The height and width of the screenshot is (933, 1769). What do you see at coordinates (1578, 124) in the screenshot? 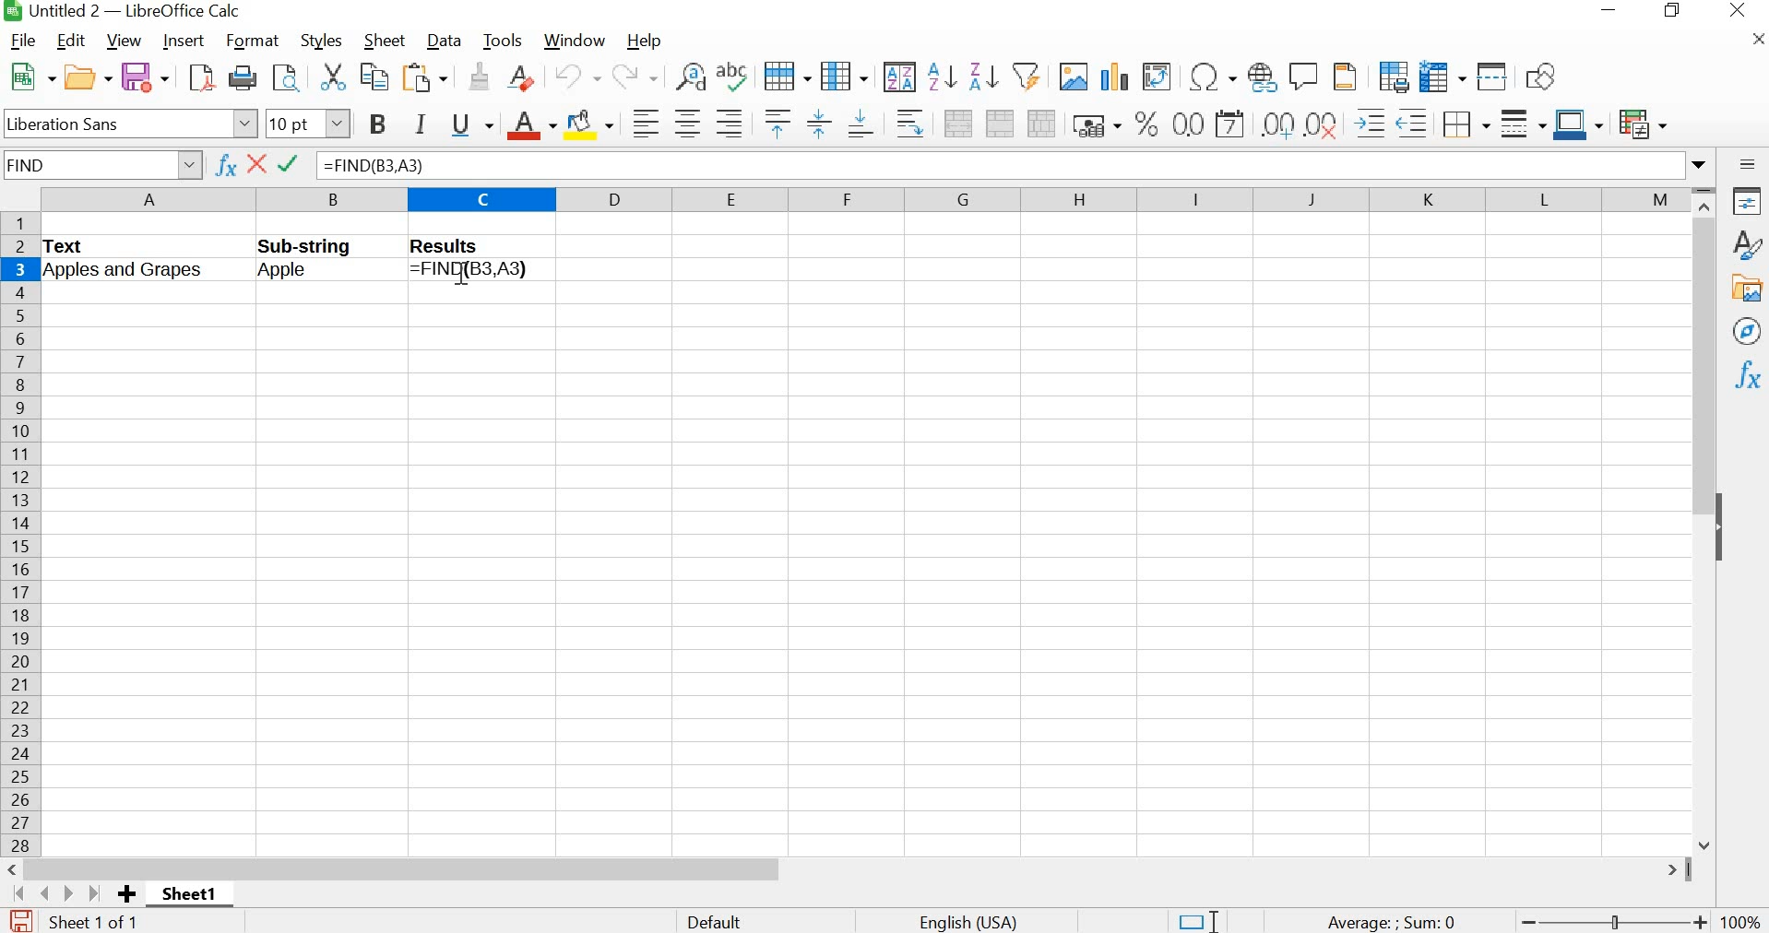
I see `border color` at bounding box center [1578, 124].